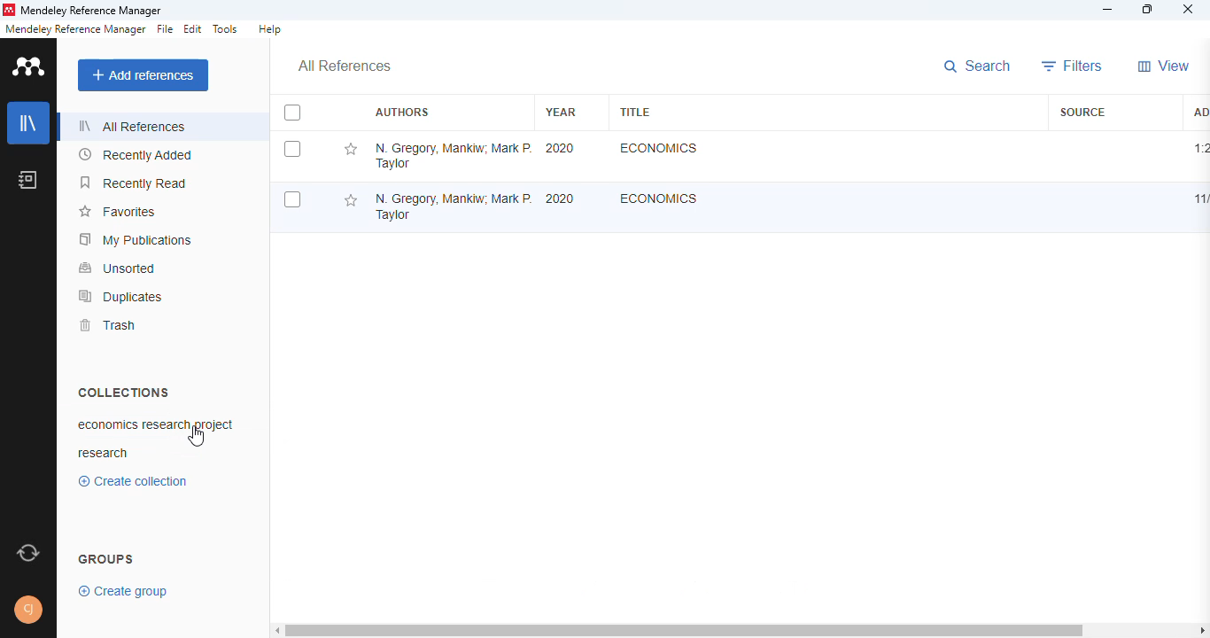 Image resolution: width=1210 pixels, height=638 pixels. Describe the element at coordinates (634, 112) in the screenshot. I see `title` at that location.